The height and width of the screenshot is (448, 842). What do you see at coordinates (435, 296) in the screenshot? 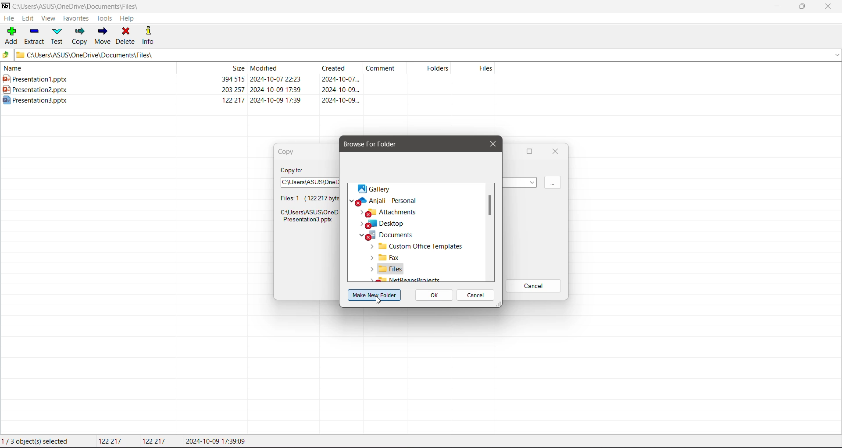
I see `OK` at bounding box center [435, 296].